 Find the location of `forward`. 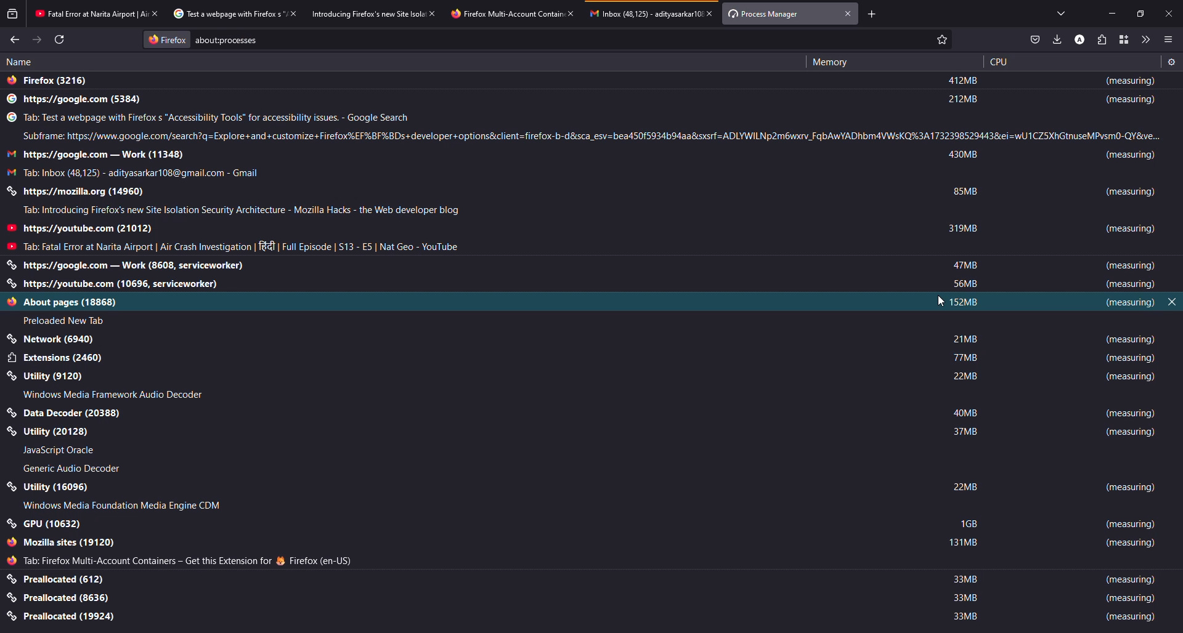

forward is located at coordinates (36, 40).